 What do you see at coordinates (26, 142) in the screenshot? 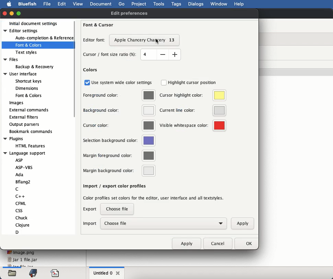
I see `plugins ` at bounding box center [26, 142].